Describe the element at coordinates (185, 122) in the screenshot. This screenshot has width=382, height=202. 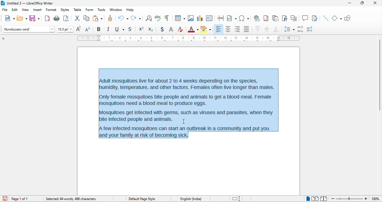
I see `cursor movement` at that location.